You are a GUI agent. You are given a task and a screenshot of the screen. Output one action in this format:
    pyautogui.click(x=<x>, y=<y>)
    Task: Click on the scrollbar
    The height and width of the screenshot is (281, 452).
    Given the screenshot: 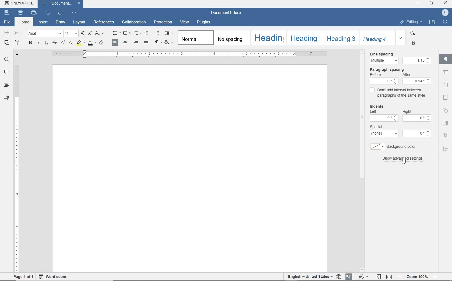 What is the action you would take?
    pyautogui.click(x=361, y=115)
    